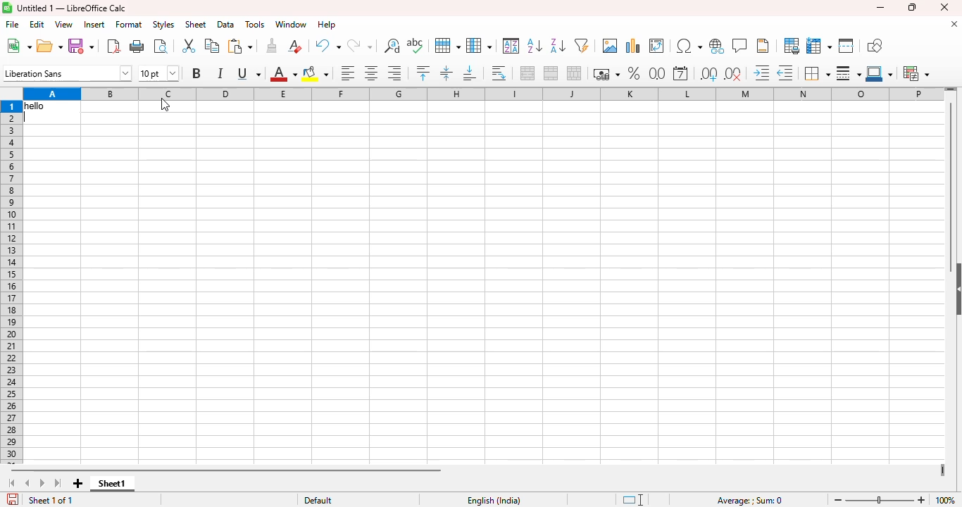 The height and width of the screenshot is (507, 962). What do you see at coordinates (220, 73) in the screenshot?
I see `italic` at bounding box center [220, 73].